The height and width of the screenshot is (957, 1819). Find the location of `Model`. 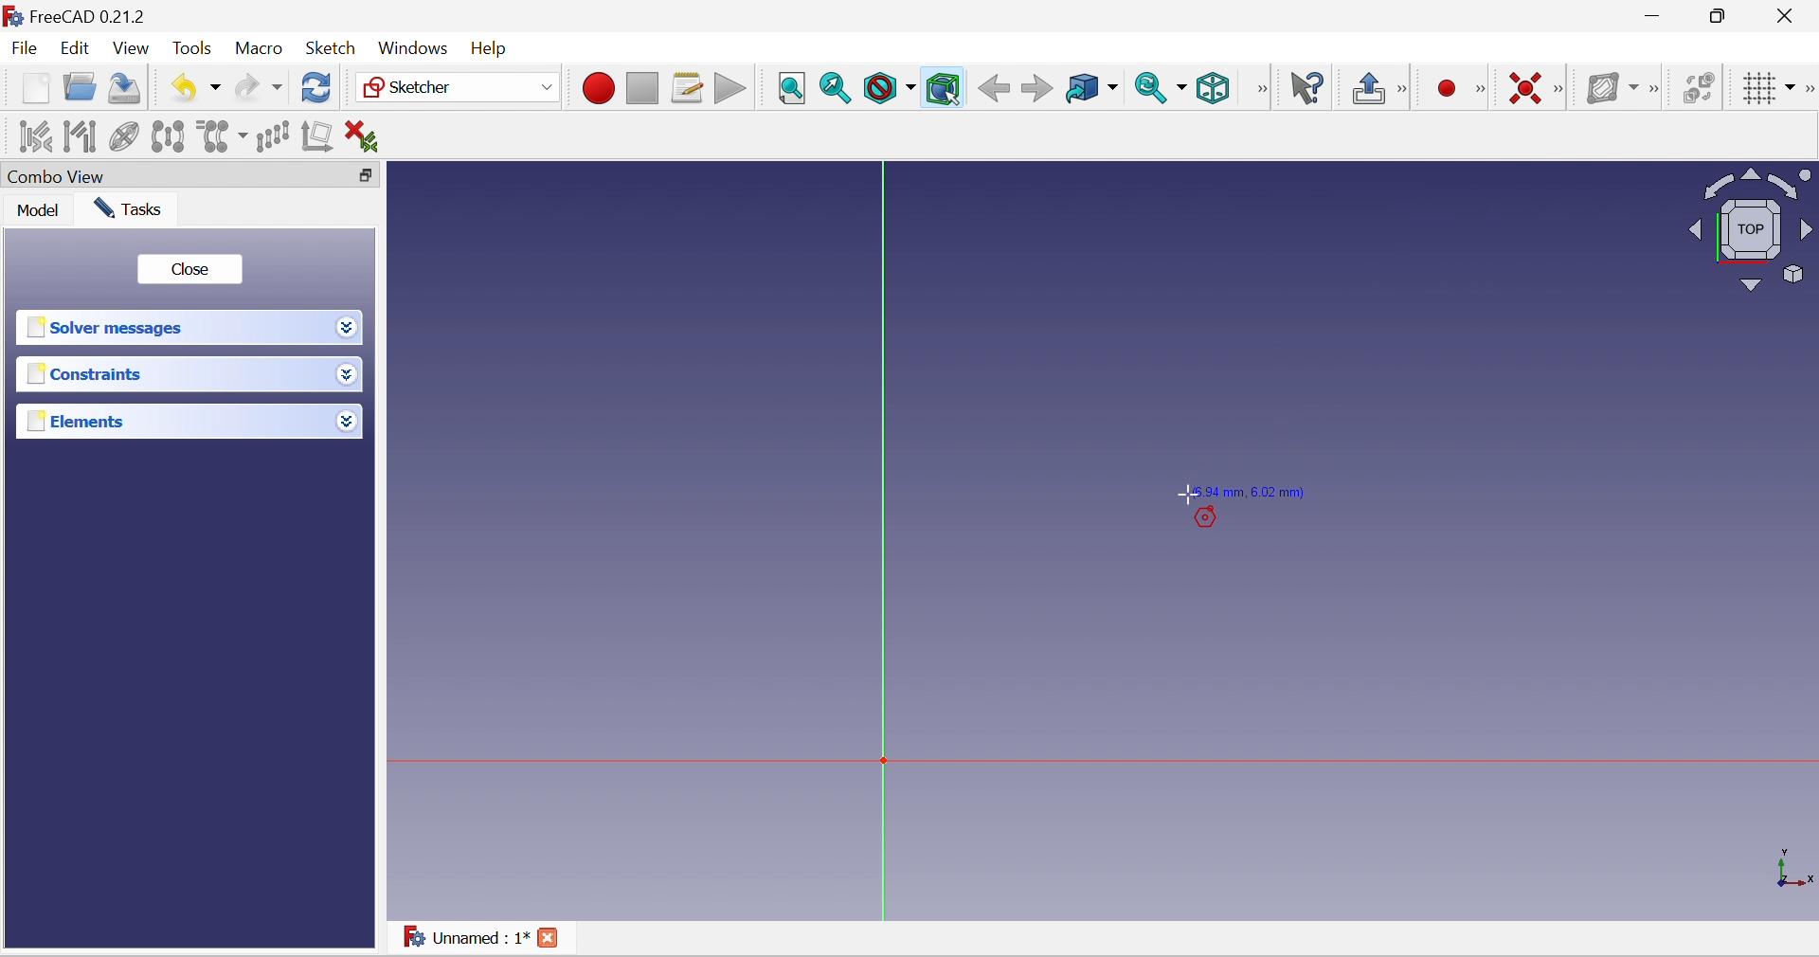

Model is located at coordinates (33, 210).